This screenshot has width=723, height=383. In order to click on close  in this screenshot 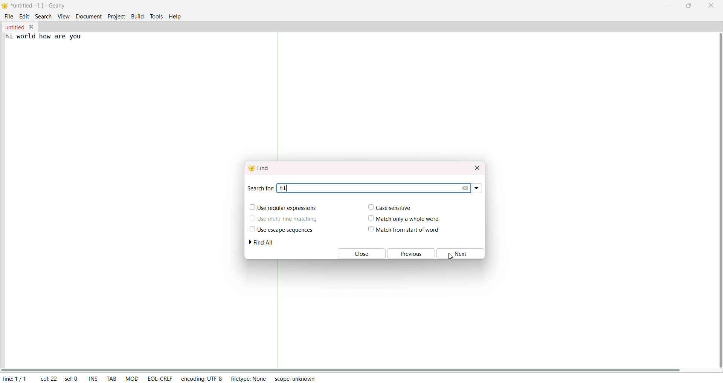, I will do `click(33, 26)`.